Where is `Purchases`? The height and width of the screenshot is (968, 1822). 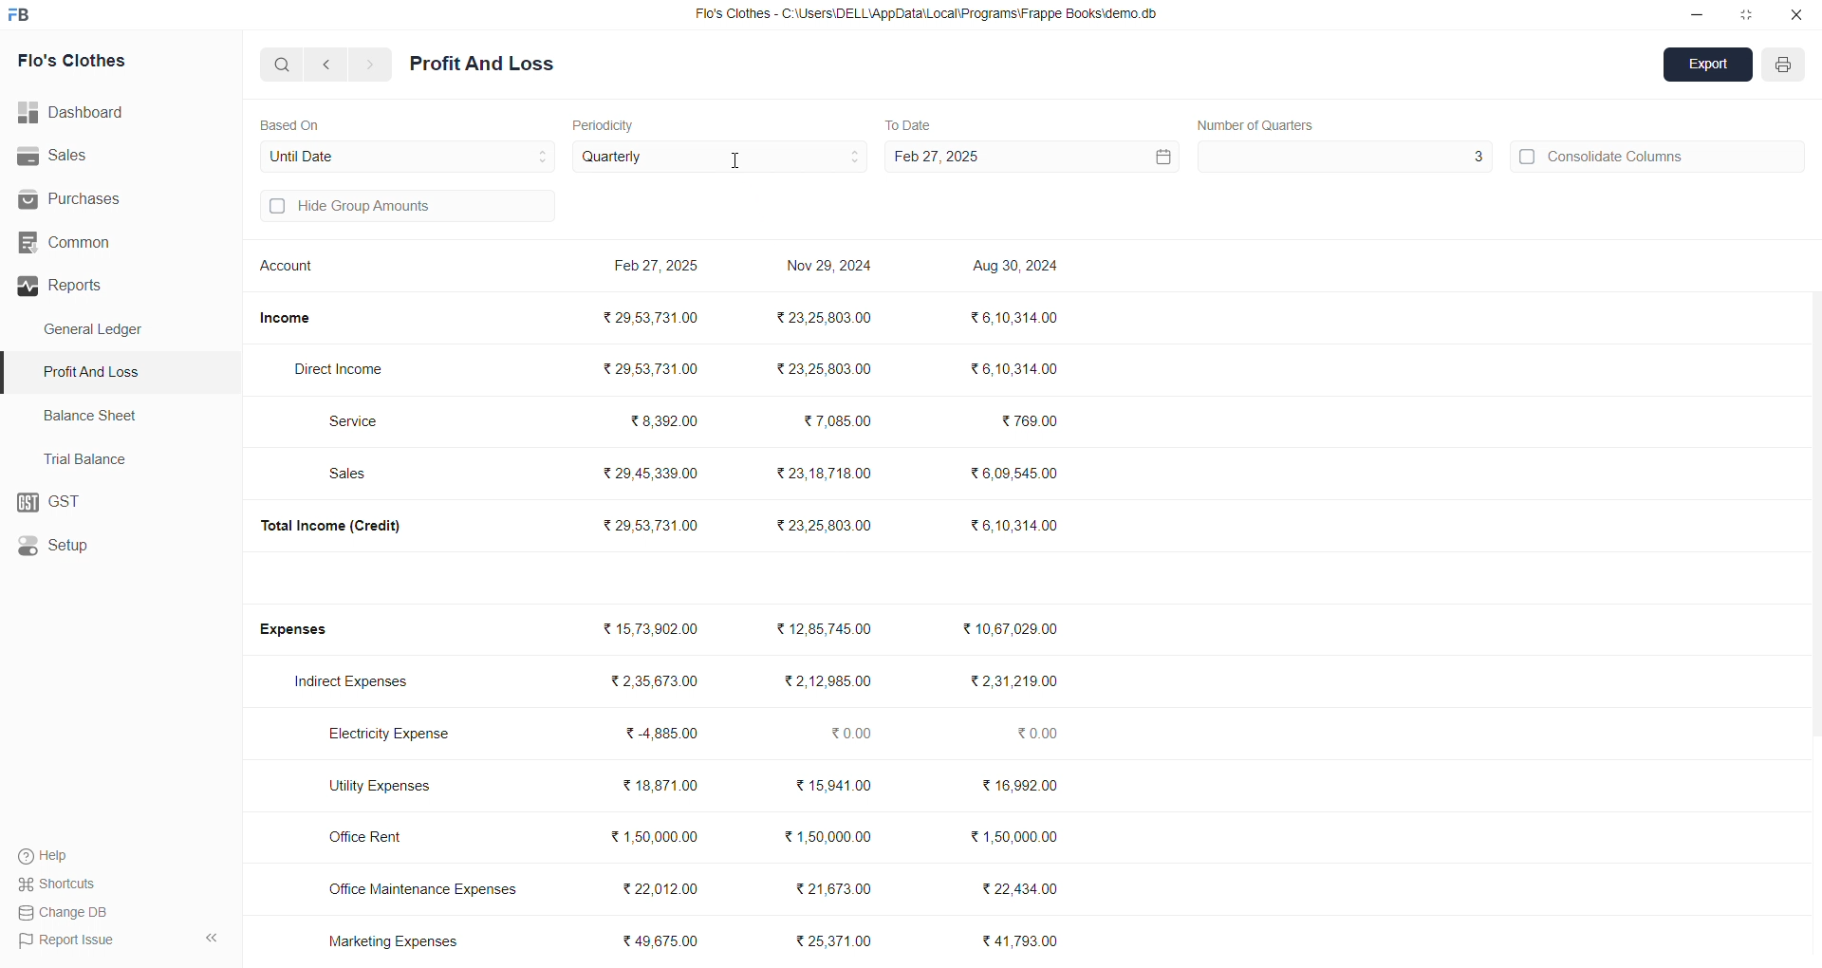
Purchases is located at coordinates (92, 199).